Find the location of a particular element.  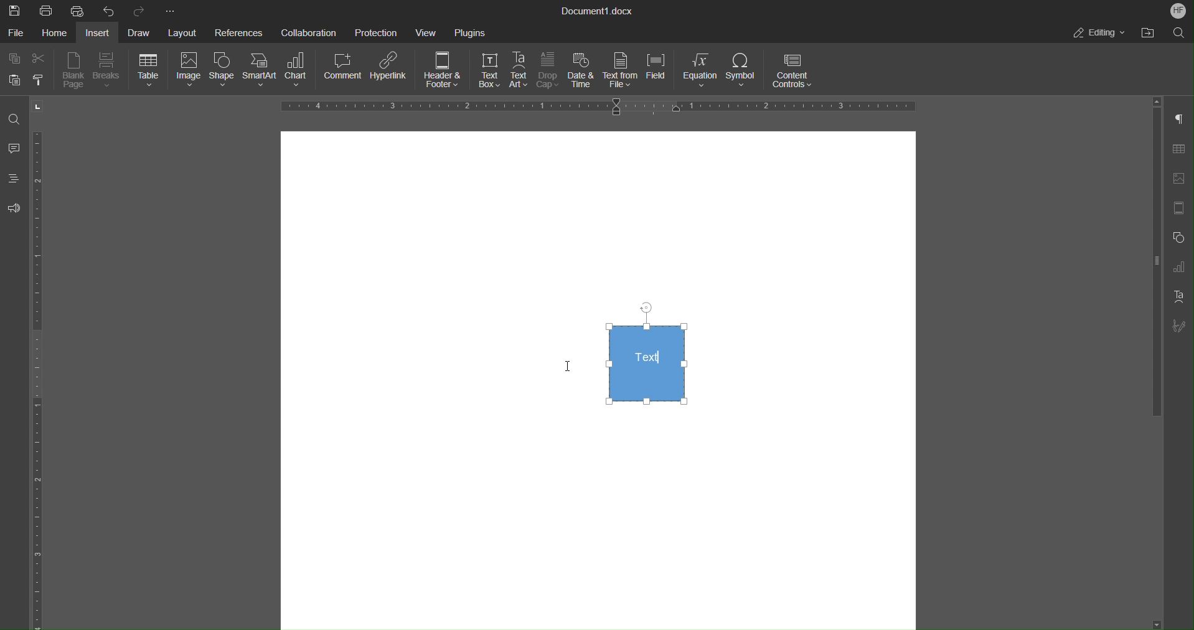

Page Settings is located at coordinates (1182, 208).